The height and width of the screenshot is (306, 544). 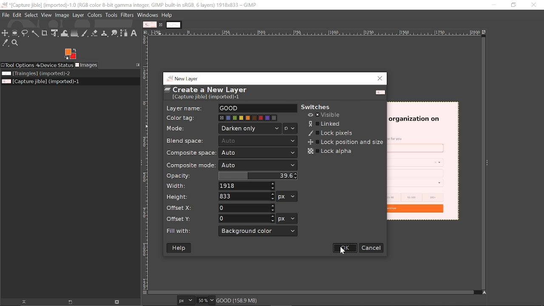 What do you see at coordinates (258, 153) in the screenshot?
I see `Composite space` at bounding box center [258, 153].